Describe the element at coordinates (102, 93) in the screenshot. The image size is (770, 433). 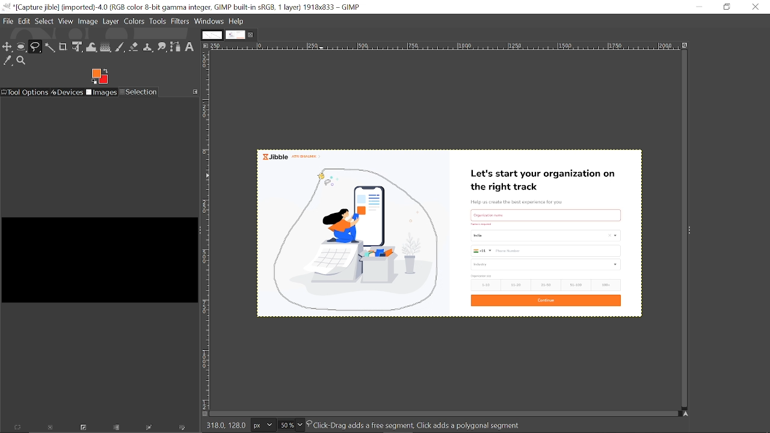
I see `Images` at that location.